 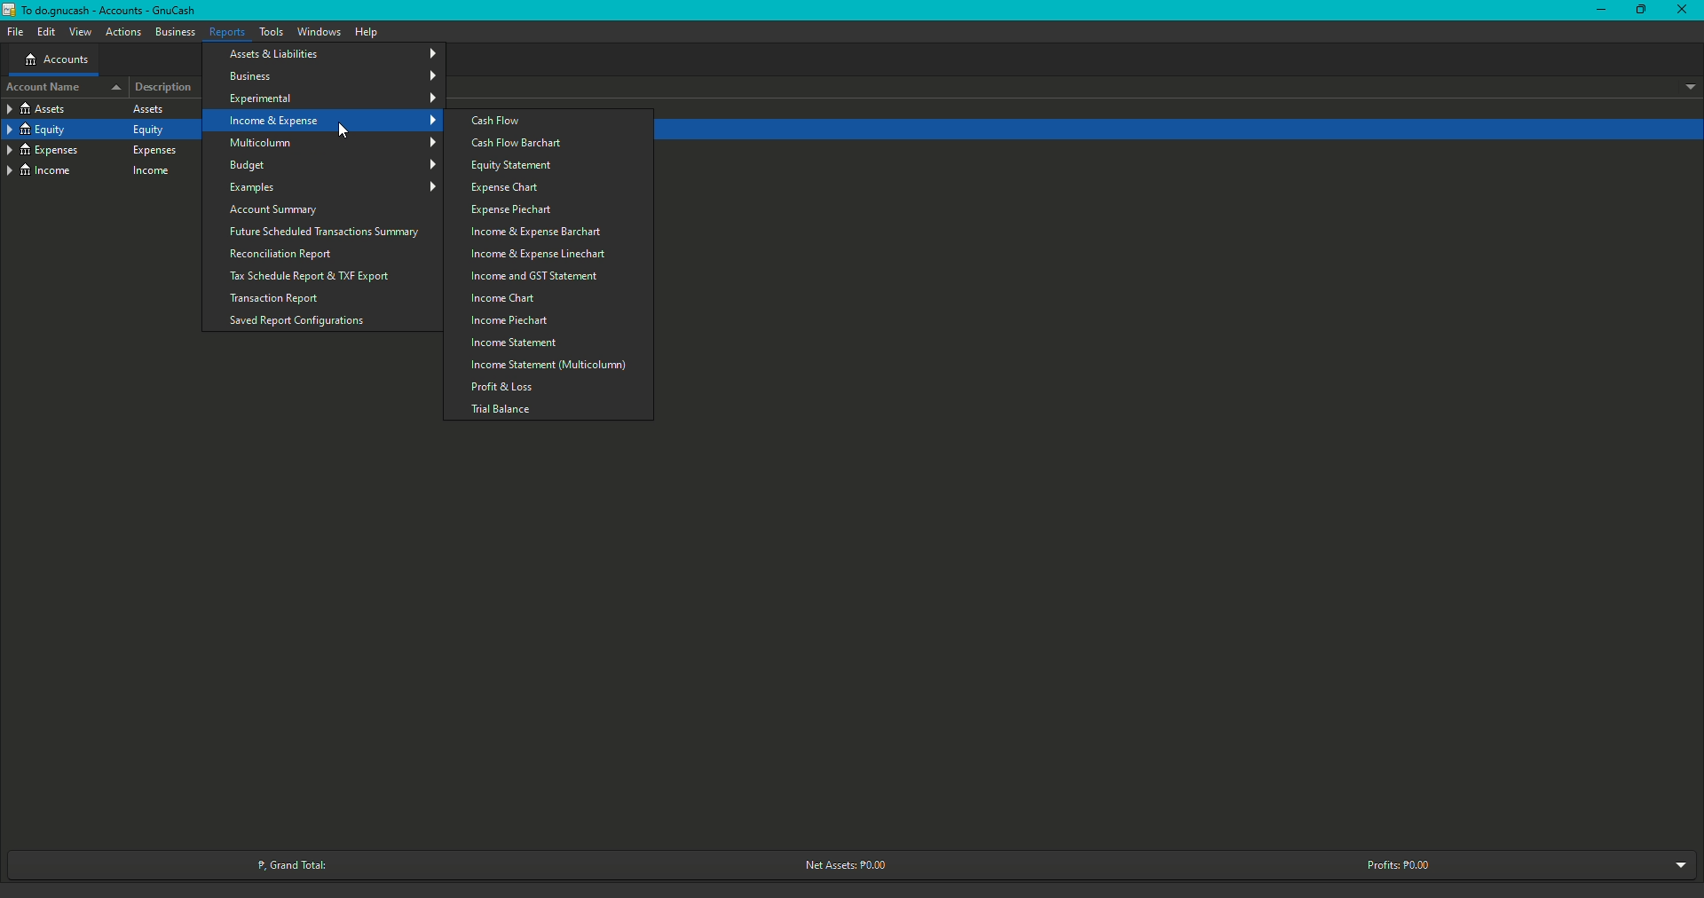 What do you see at coordinates (537, 233) in the screenshot?
I see `Income and Expense barchart` at bounding box center [537, 233].